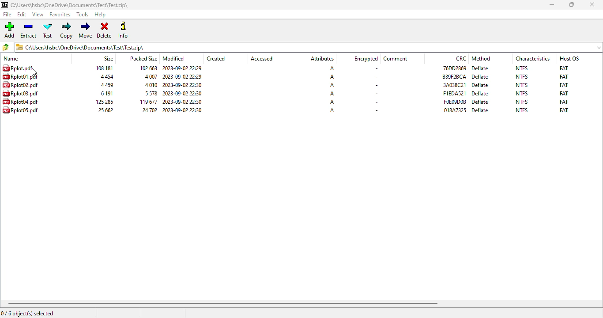 The width and height of the screenshot is (603, 318). I want to click on close, so click(592, 4).